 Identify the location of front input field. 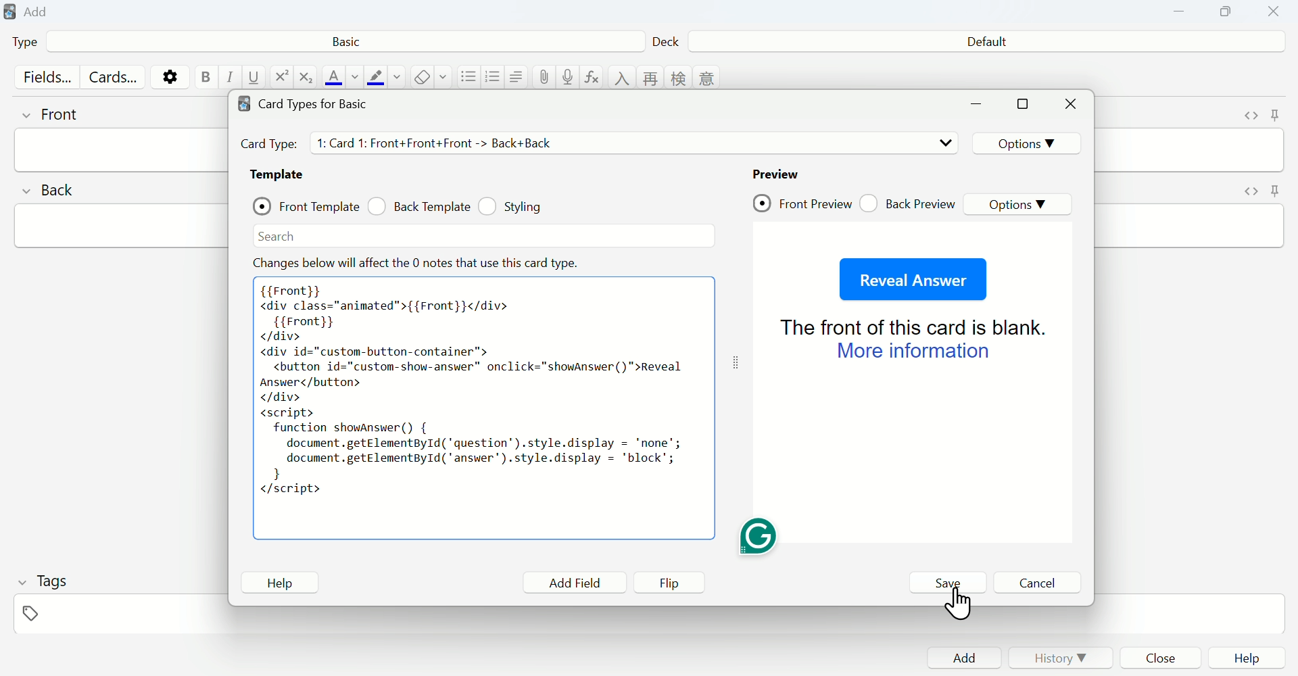
(121, 149).